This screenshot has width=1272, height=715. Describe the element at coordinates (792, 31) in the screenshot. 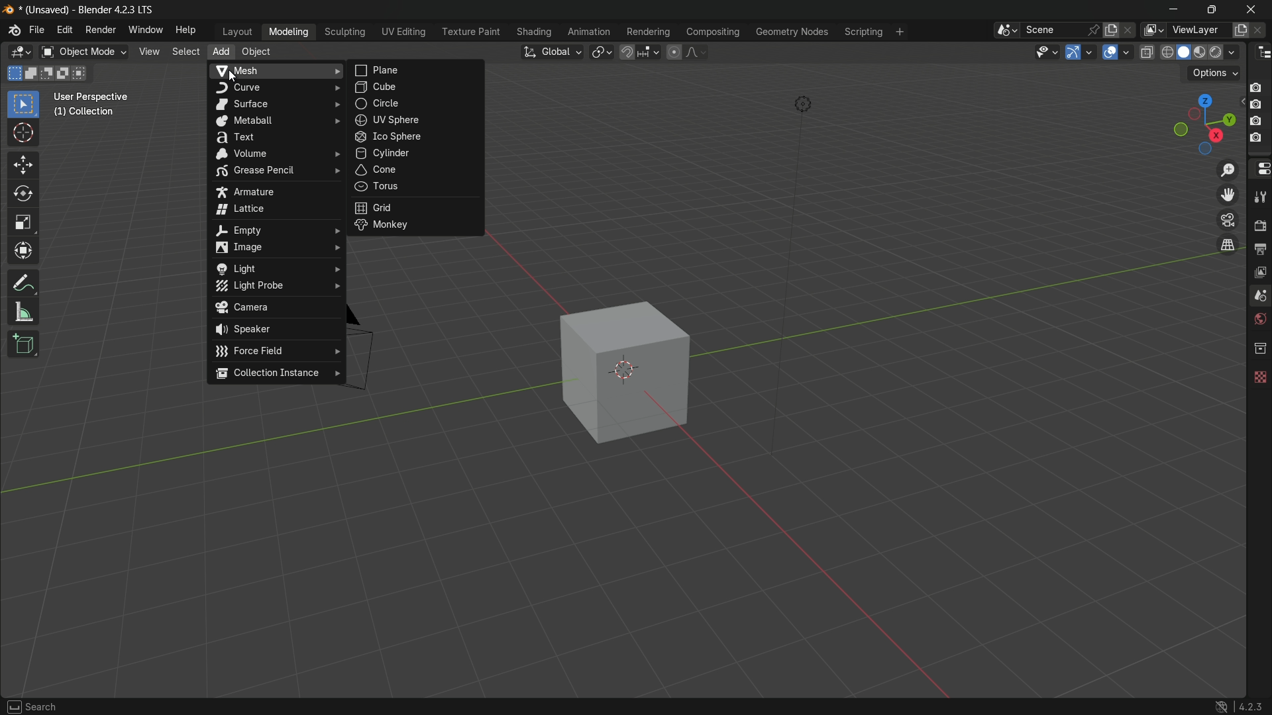

I see `geometry nodes menu` at that location.